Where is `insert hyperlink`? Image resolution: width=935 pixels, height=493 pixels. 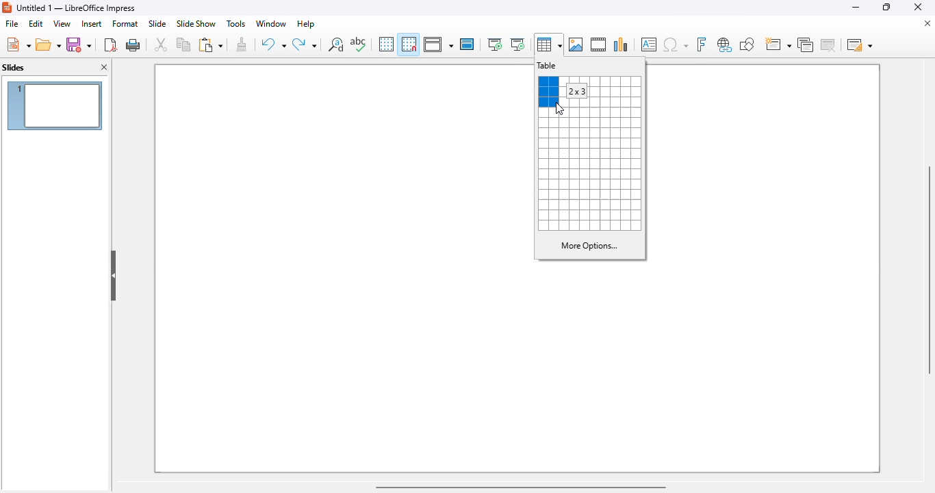
insert hyperlink is located at coordinates (726, 45).